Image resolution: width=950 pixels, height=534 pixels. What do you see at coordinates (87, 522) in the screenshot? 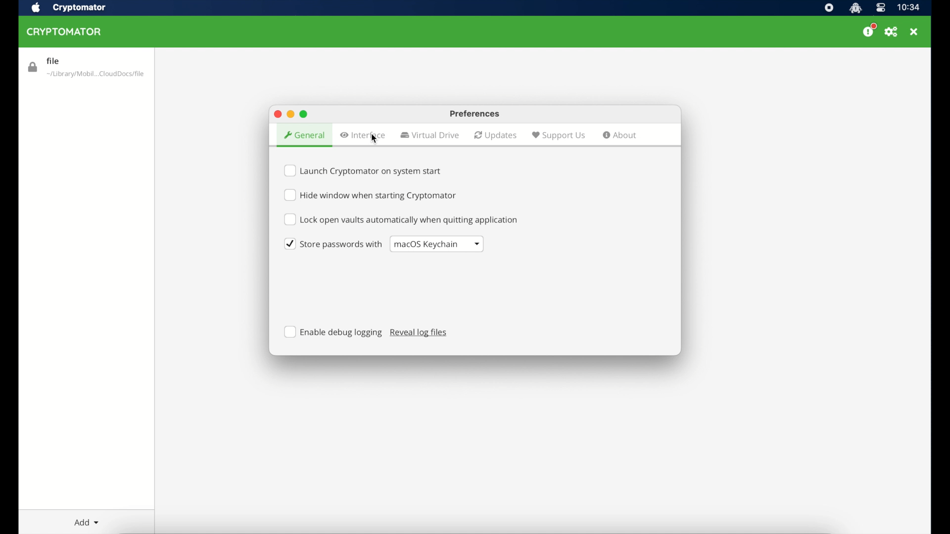
I see `add dropdown` at bounding box center [87, 522].